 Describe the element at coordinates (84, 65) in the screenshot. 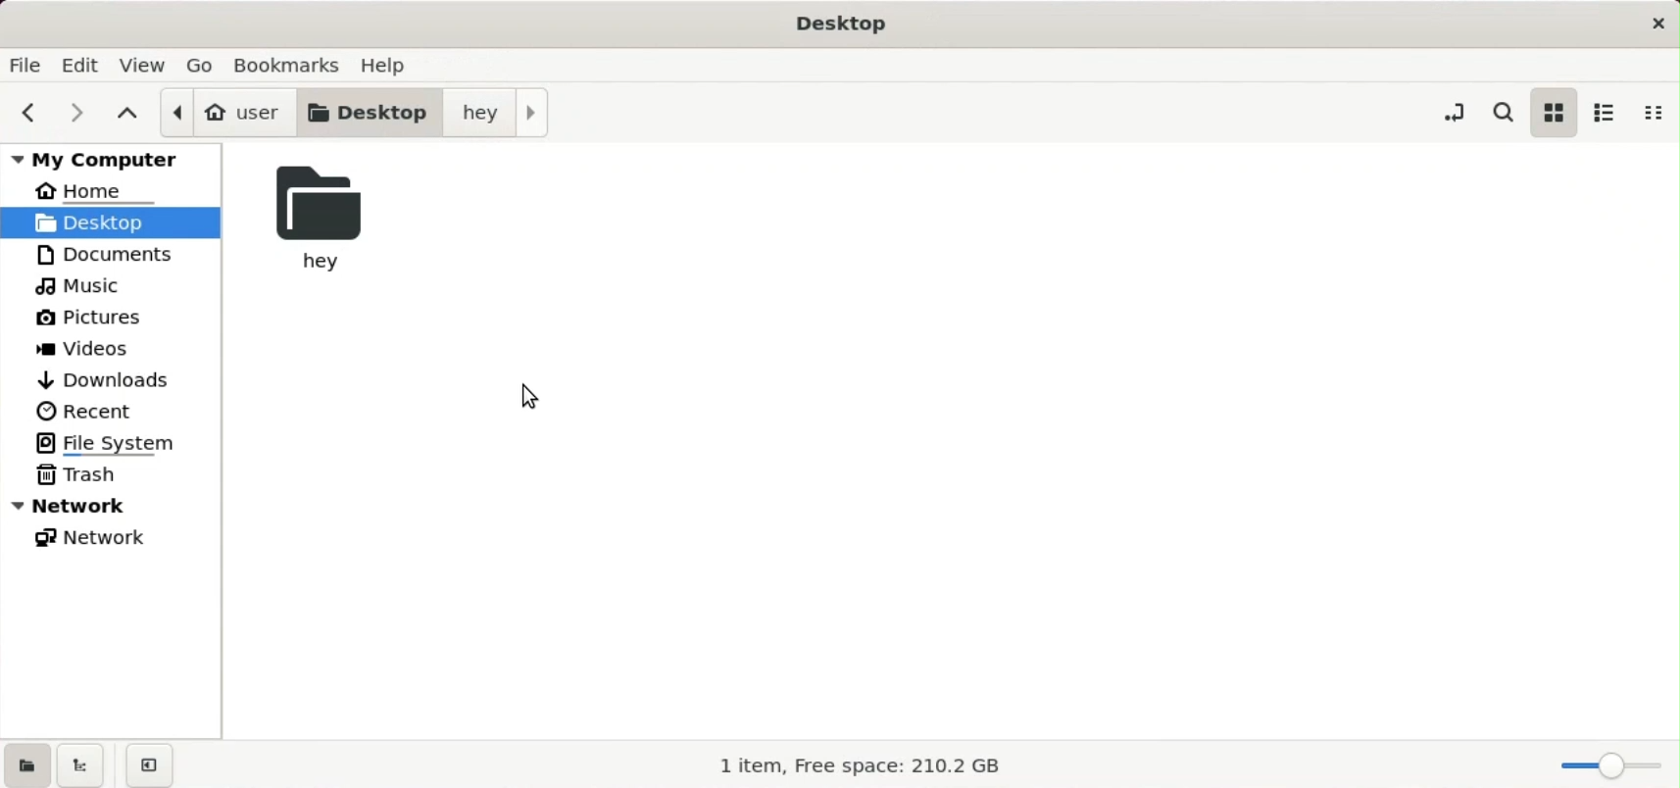

I see `edit` at that location.